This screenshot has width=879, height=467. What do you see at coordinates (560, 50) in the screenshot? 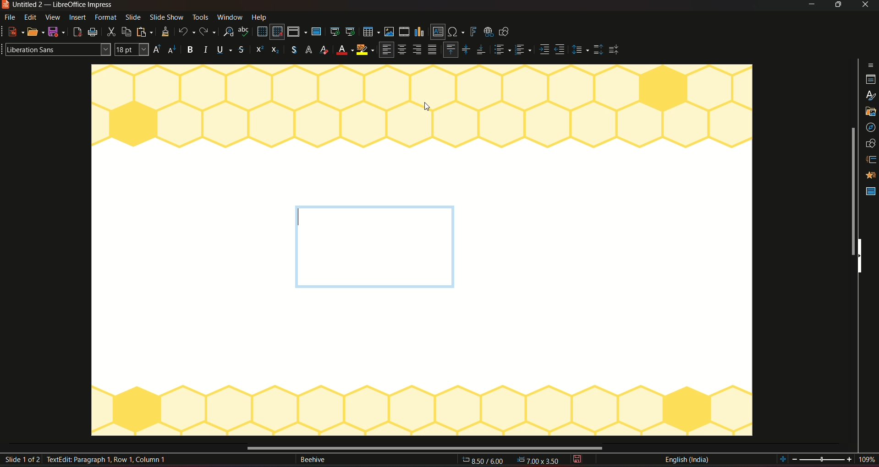
I see `Align side 2` at bounding box center [560, 50].